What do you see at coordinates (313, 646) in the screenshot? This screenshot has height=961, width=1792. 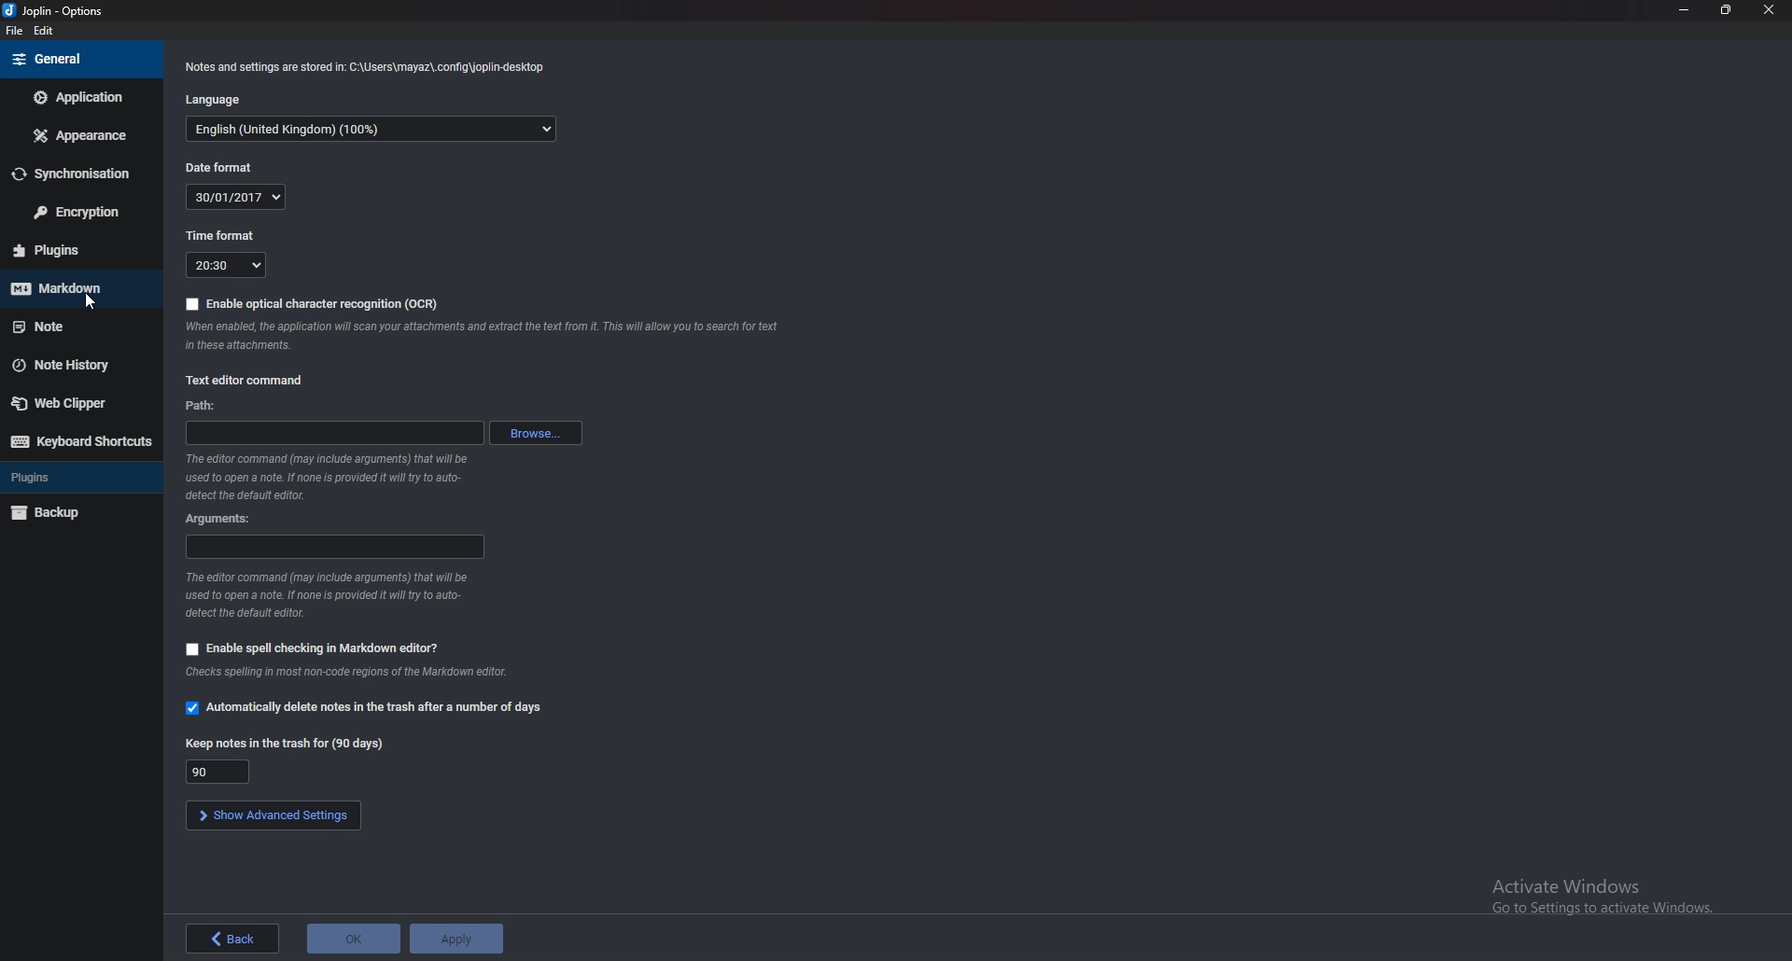 I see `enable spell checking` at bounding box center [313, 646].